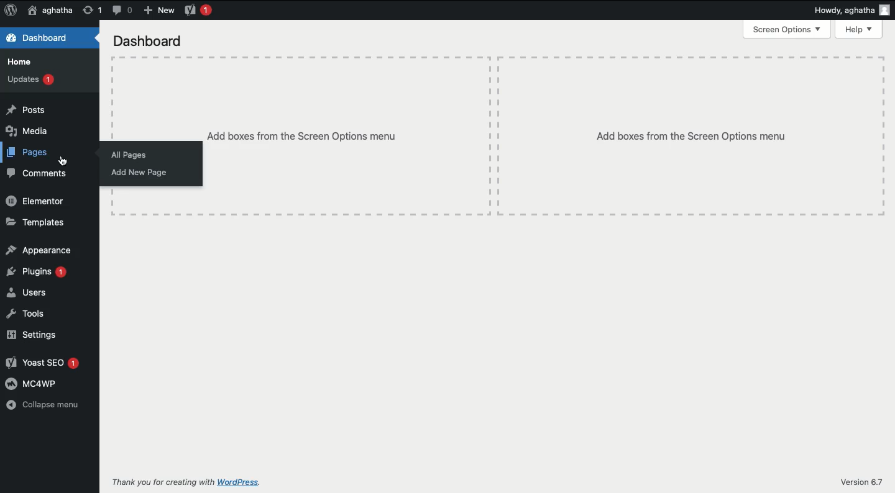  What do you see at coordinates (122, 10) in the screenshot?
I see `Comment` at bounding box center [122, 10].